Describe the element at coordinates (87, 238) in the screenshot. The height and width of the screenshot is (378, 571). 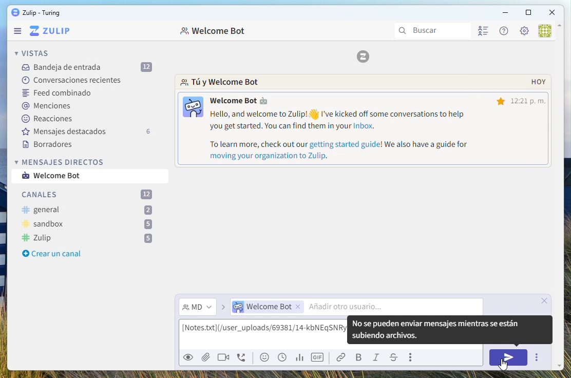
I see `Zulip` at that location.